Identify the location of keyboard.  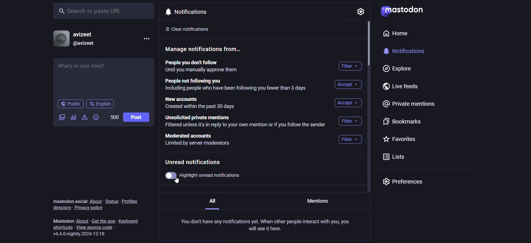
(129, 220).